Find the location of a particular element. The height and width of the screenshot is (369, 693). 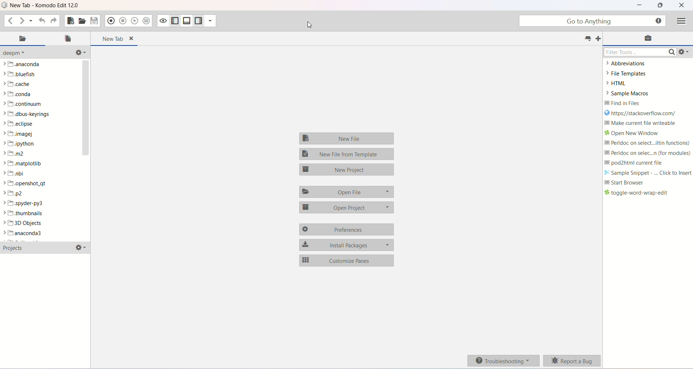

continuum is located at coordinates (25, 103).